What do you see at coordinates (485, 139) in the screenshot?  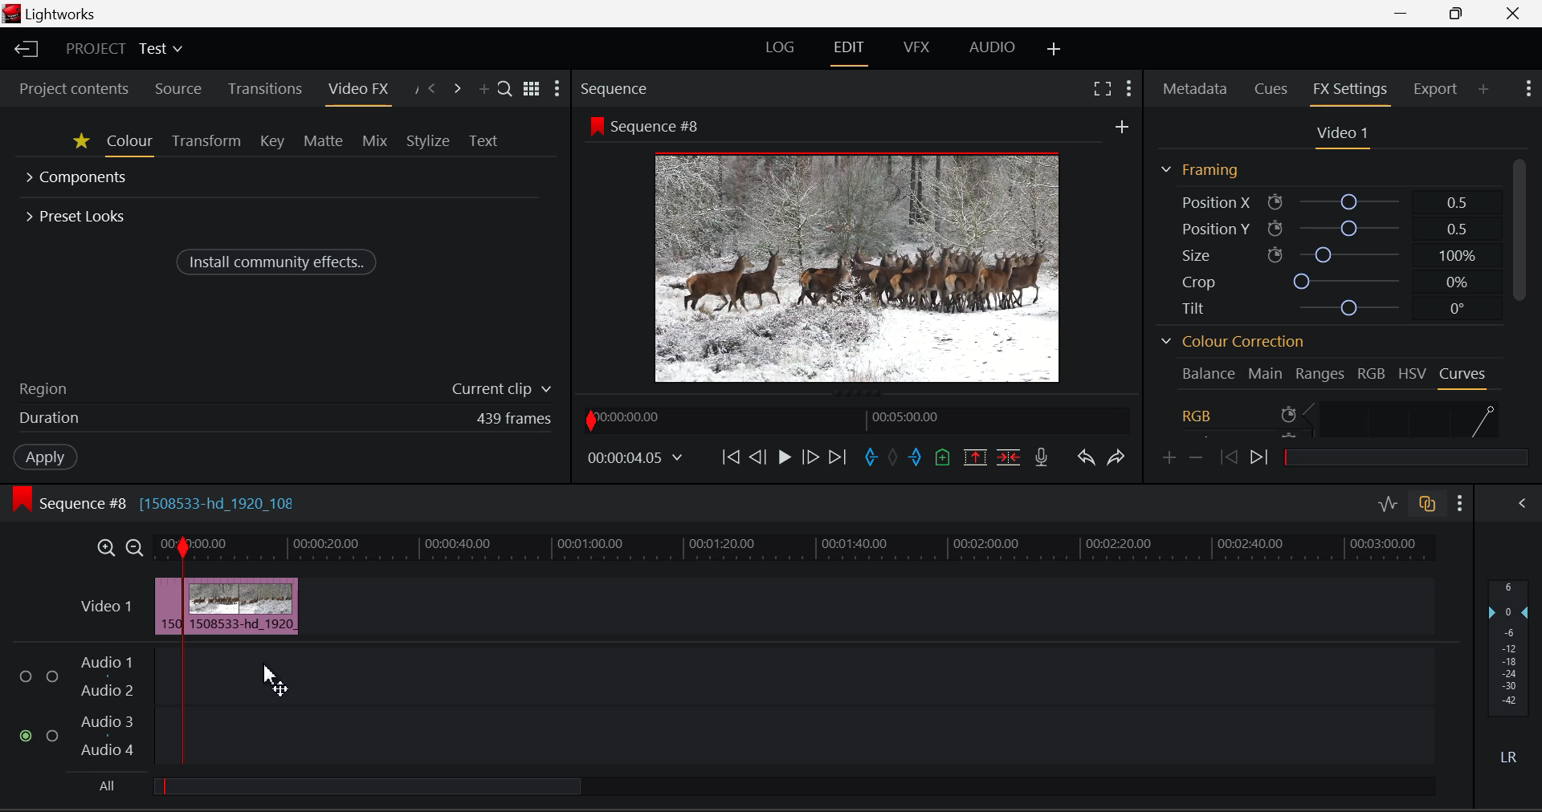 I see `Text` at bounding box center [485, 139].